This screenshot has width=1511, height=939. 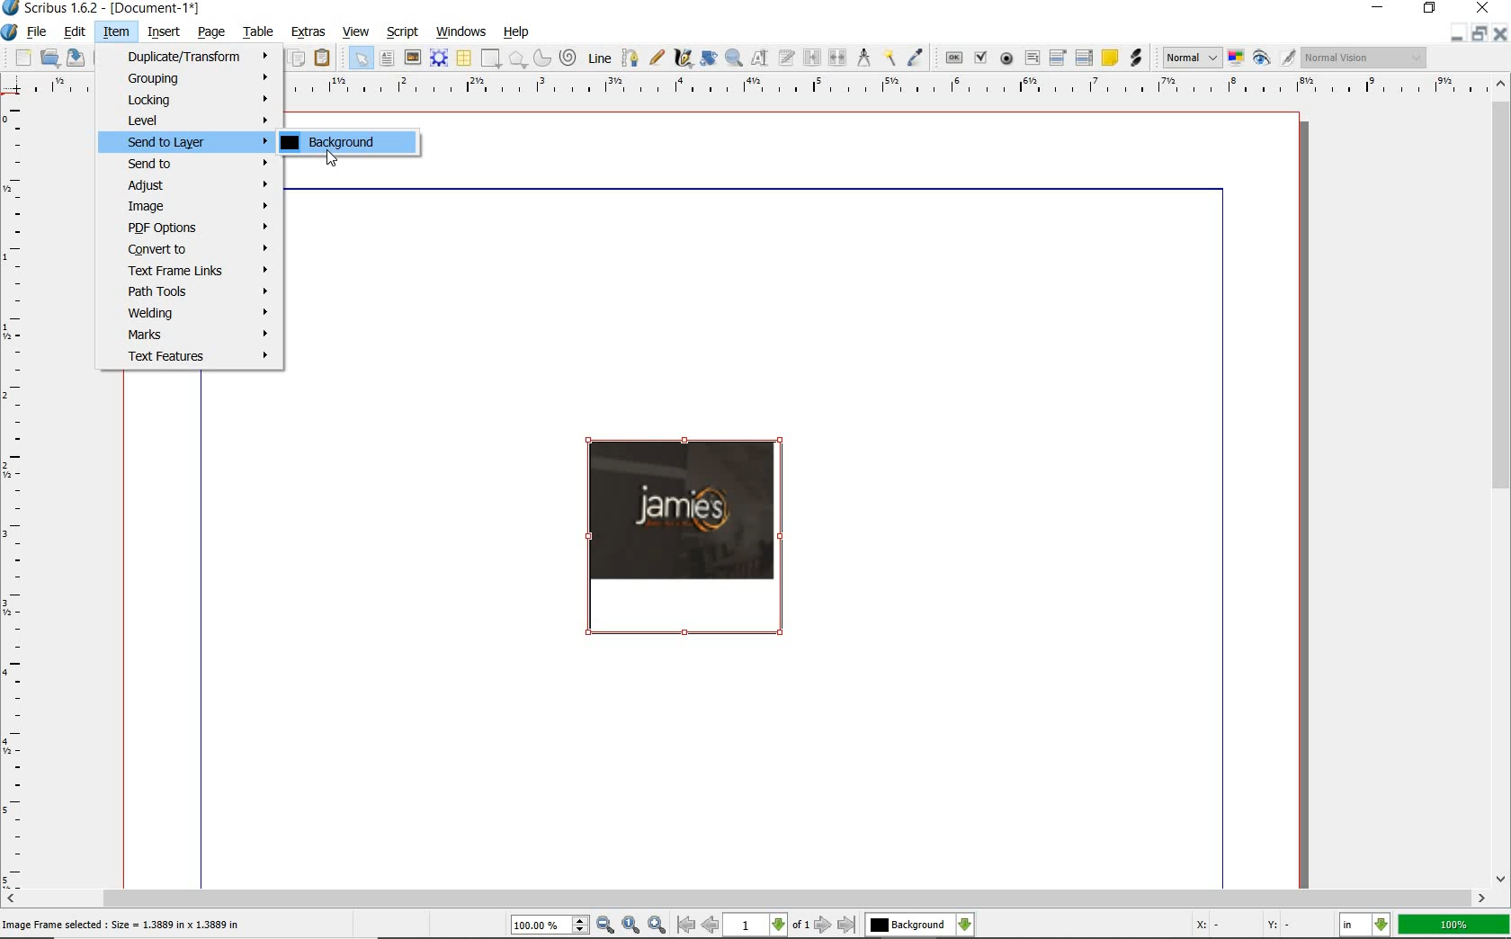 I want to click on Duplicate/Transform, so click(x=190, y=57).